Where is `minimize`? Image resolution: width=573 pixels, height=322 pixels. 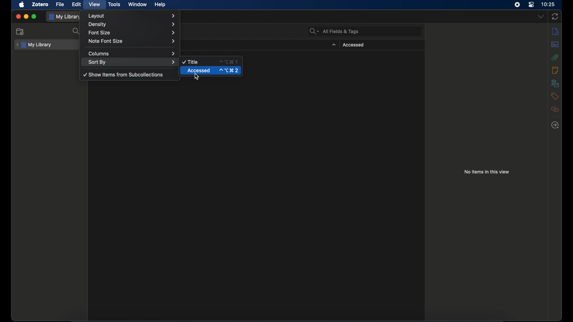
minimize is located at coordinates (26, 17).